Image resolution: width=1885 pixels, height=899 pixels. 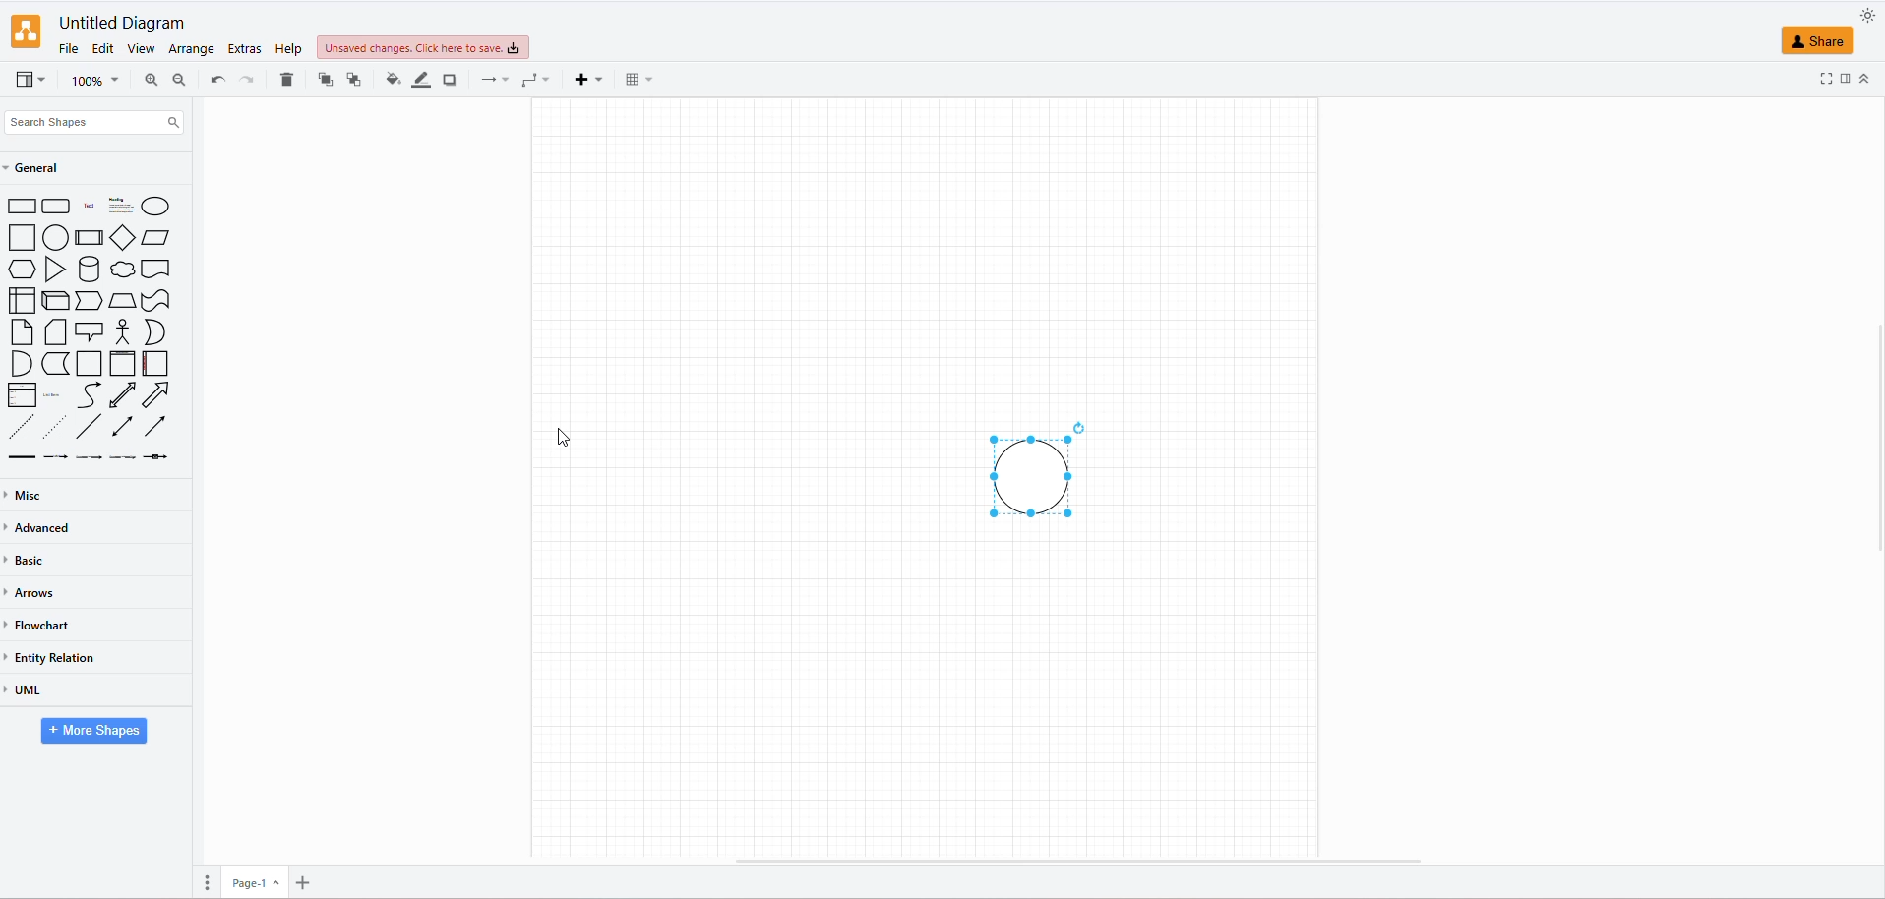 I want to click on STEP, so click(x=87, y=298).